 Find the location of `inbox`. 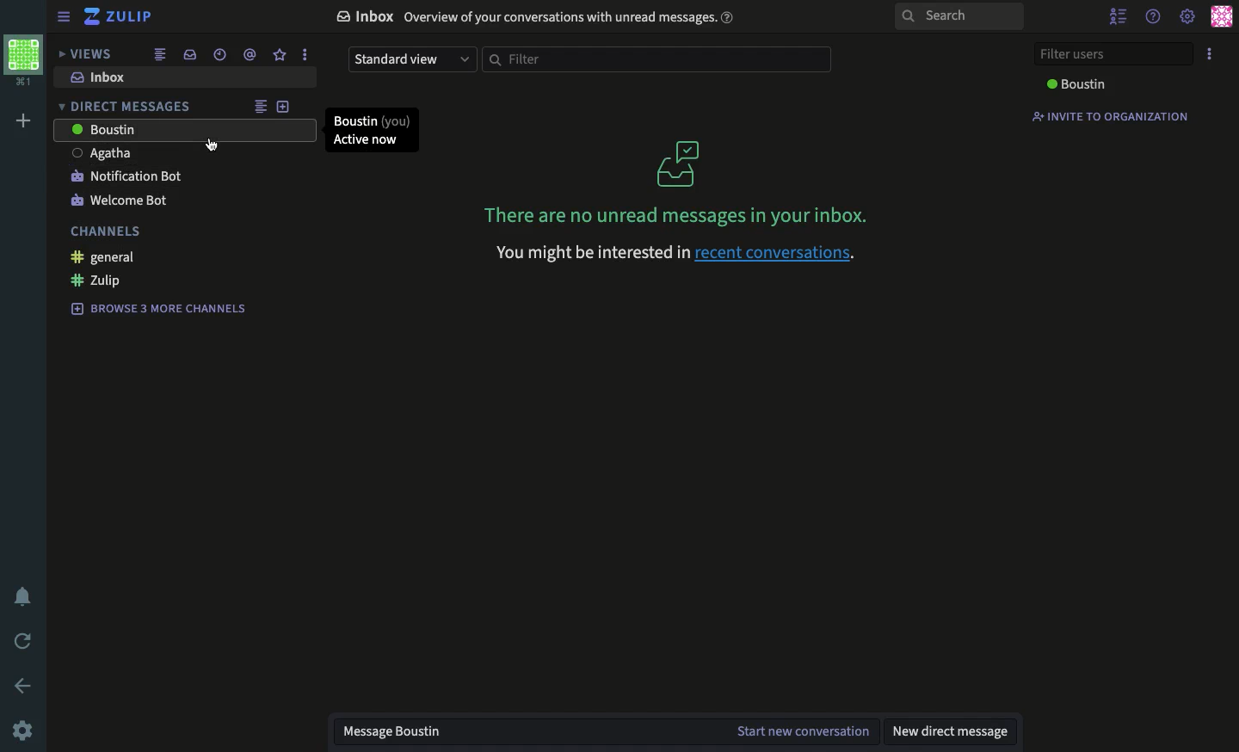

inbox is located at coordinates (98, 75).